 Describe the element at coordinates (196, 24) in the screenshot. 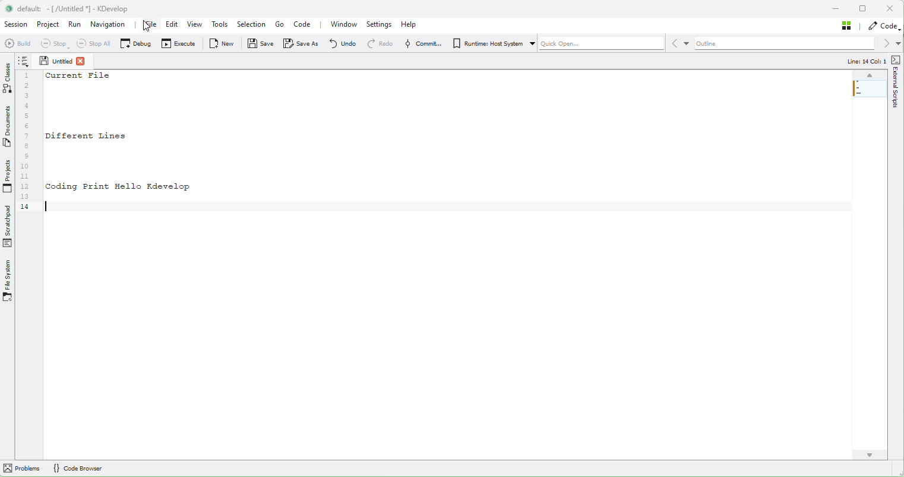

I see `View` at that location.